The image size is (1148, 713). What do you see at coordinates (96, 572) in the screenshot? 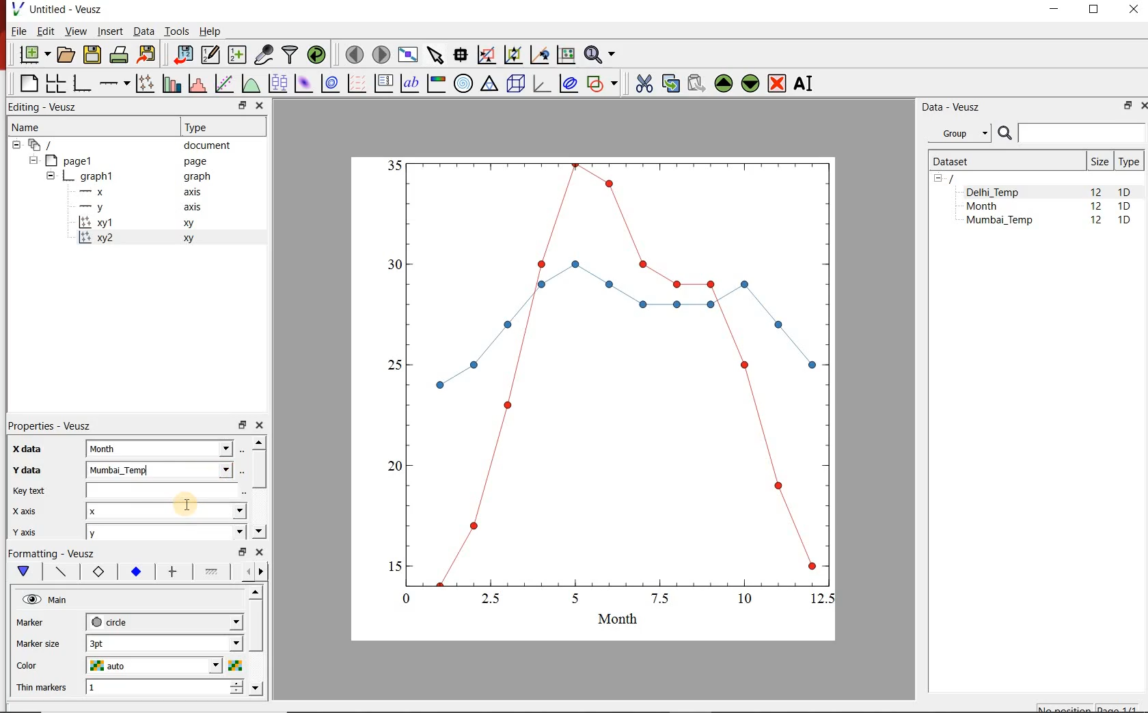
I see `Axis label` at bounding box center [96, 572].